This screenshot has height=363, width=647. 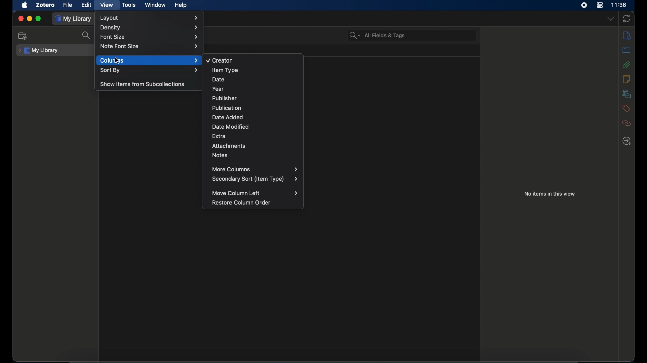 I want to click on sync, so click(x=626, y=19).